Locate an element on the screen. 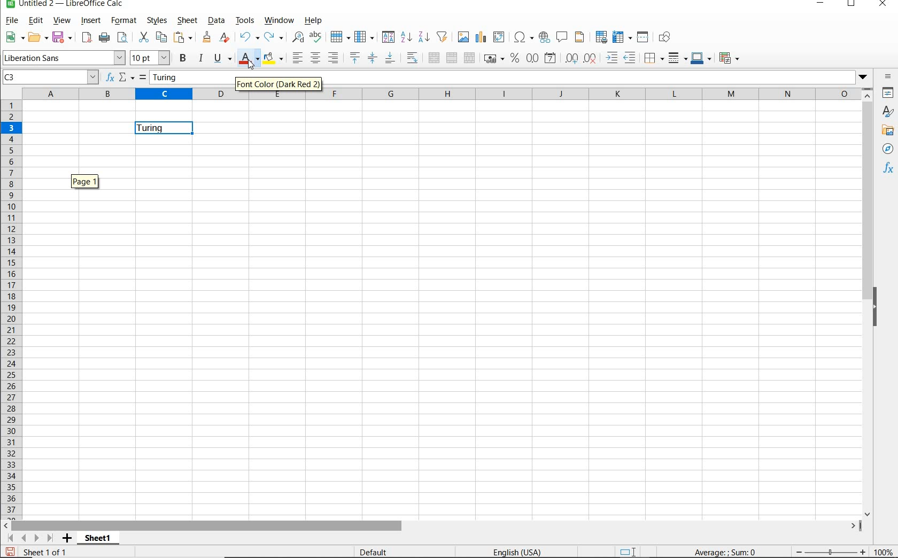 The height and width of the screenshot is (558, 898). CONDITIONAL is located at coordinates (730, 58).